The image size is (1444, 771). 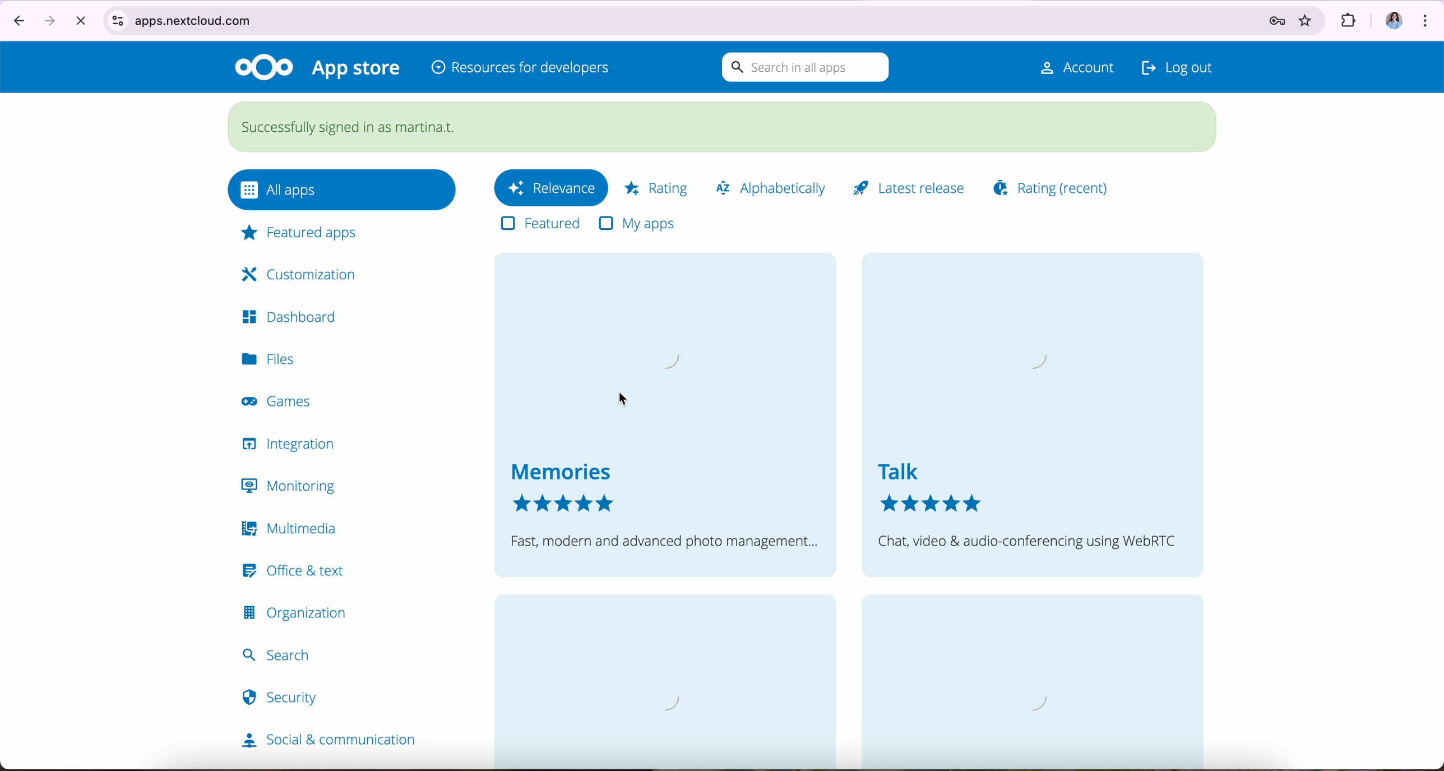 What do you see at coordinates (294, 317) in the screenshot?
I see `dashboard` at bounding box center [294, 317].